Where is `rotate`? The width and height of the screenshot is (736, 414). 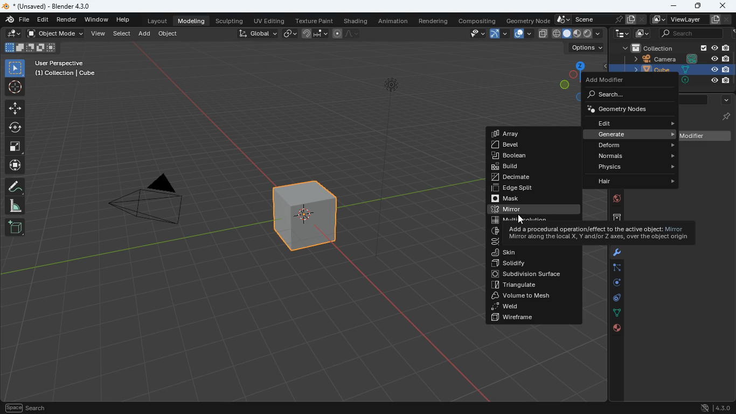 rotate is located at coordinates (15, 129).